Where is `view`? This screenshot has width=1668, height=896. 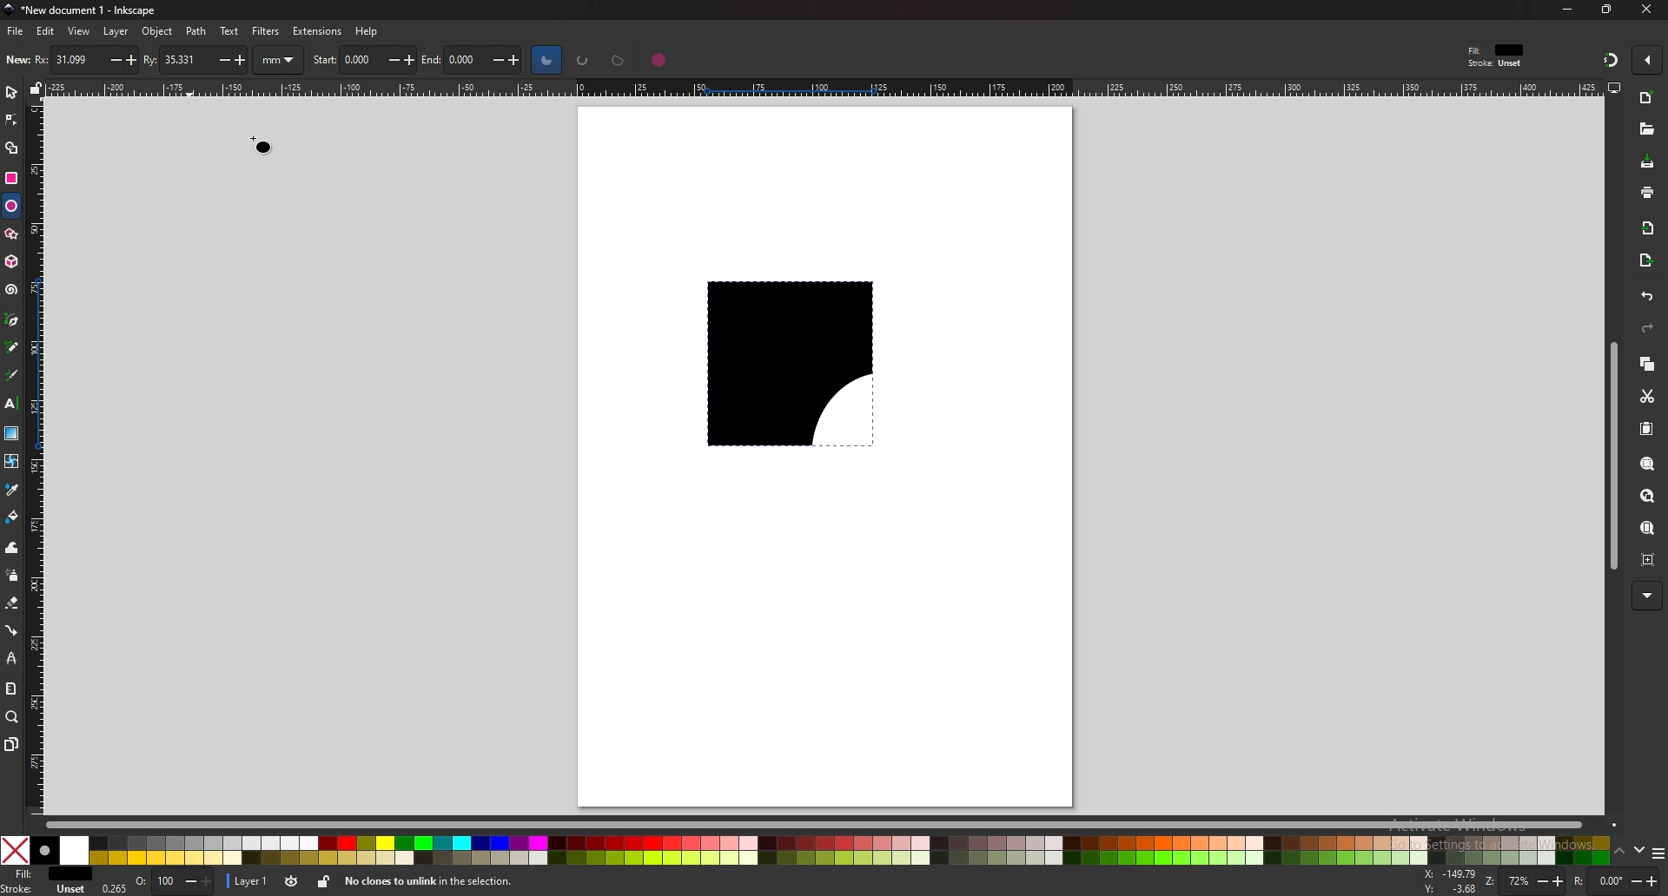 view is located at coordinates (80, 31).